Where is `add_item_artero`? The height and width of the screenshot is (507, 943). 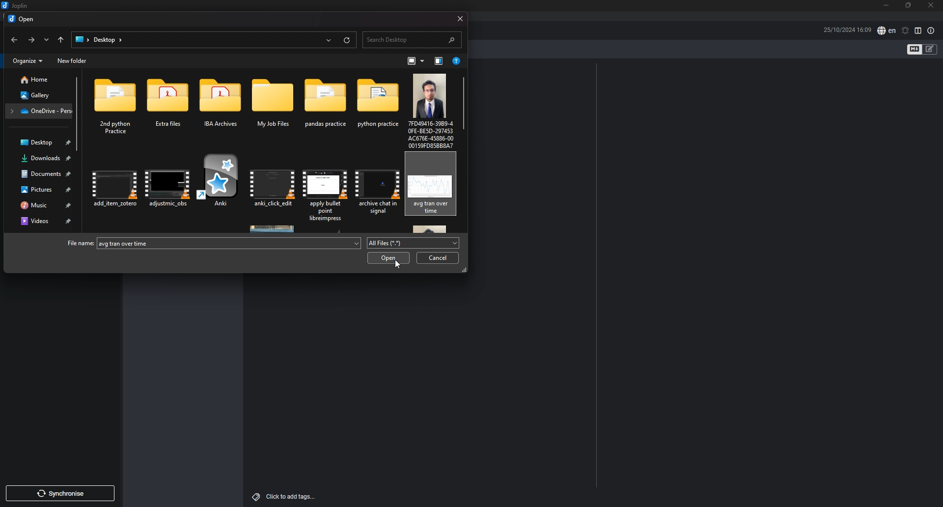
add_item_artero is located at coordinates (115, 192).